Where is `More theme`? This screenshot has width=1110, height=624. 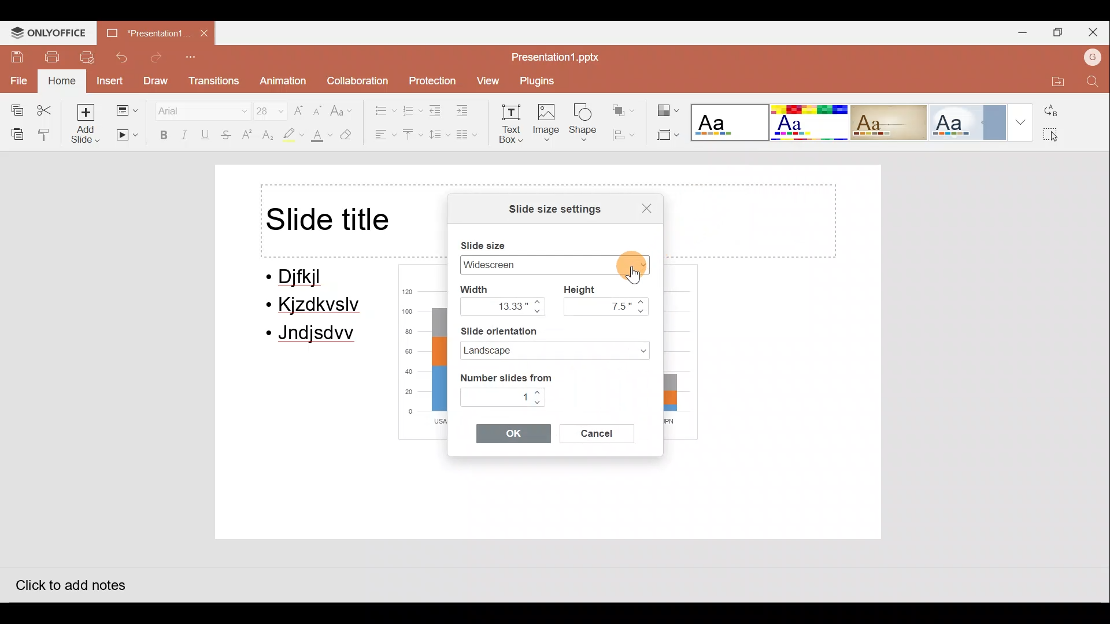 More theme is located at coordinates (1021, 121).